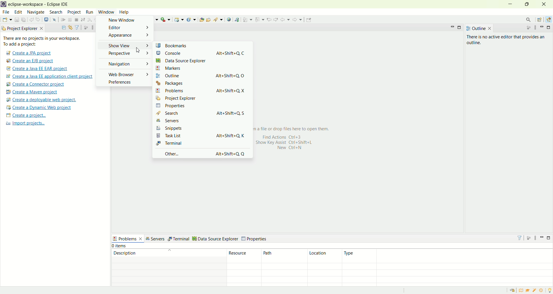 Image resolution: width=553 pixels, height=294 pixels. What do you see at coordinates (155, 238) in the screenshot?
I see `servers` at bounding box center [155, 238].